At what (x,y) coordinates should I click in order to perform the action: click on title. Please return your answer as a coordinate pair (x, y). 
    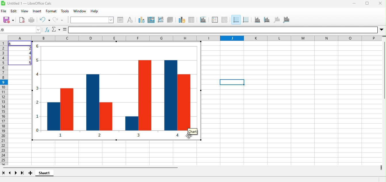
    Looking at the image, I should click on (203, 20).